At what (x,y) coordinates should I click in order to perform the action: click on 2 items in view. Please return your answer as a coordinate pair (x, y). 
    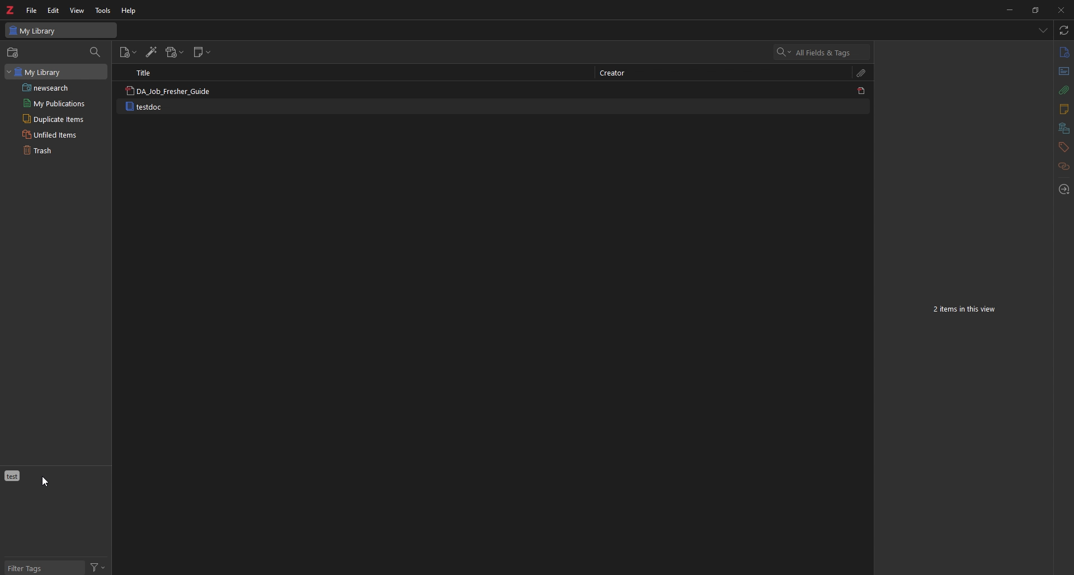
    Looking at the image, I should click on (965, 309).